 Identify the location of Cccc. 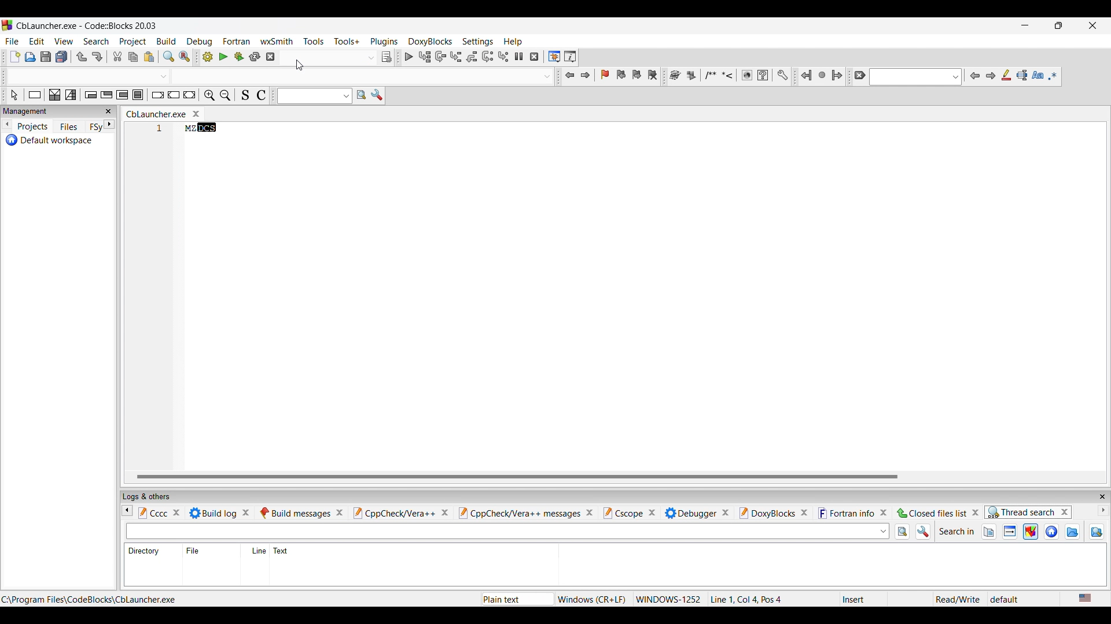
(153, 513).